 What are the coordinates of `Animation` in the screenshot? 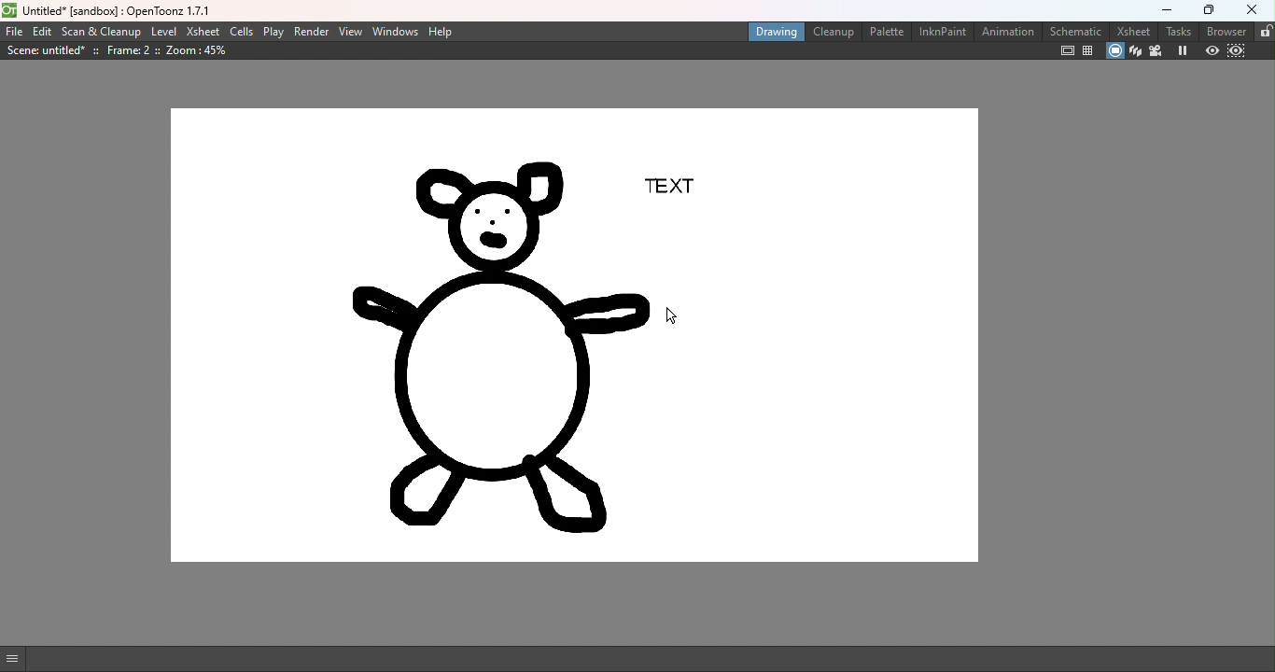 It's located at (1012, 32).